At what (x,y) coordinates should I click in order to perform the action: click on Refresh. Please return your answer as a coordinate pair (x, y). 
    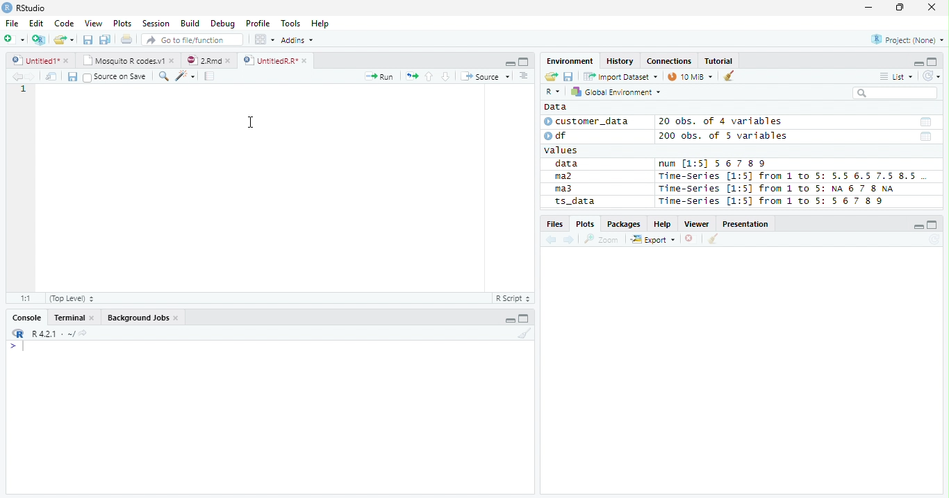
    Looking at the image, I should click on (932, 74).